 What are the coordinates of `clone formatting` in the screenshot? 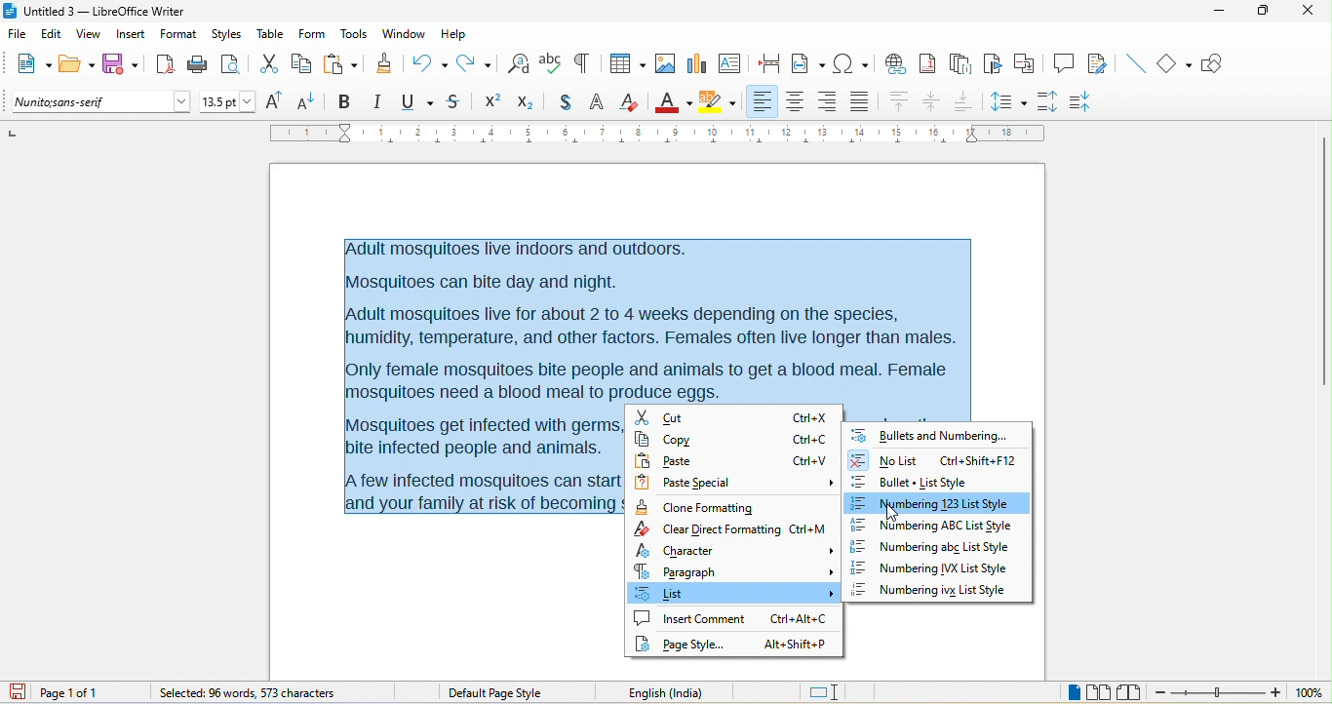 It's located at (696, 507).